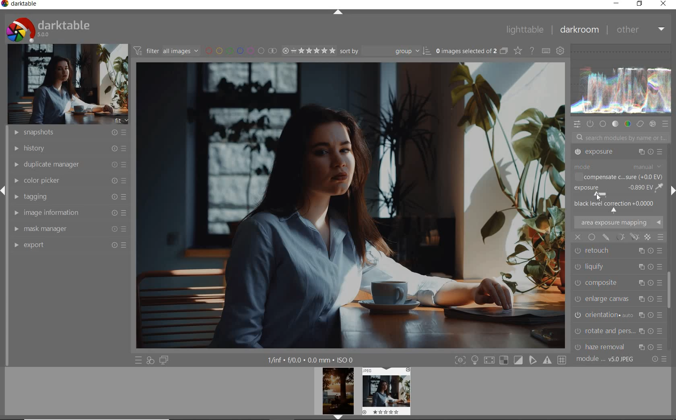  What do you see at coordinates (311, 360) in the screenshot?
I see `OTHER INTERFACE DETAILS` at bounding box center [311, 360].